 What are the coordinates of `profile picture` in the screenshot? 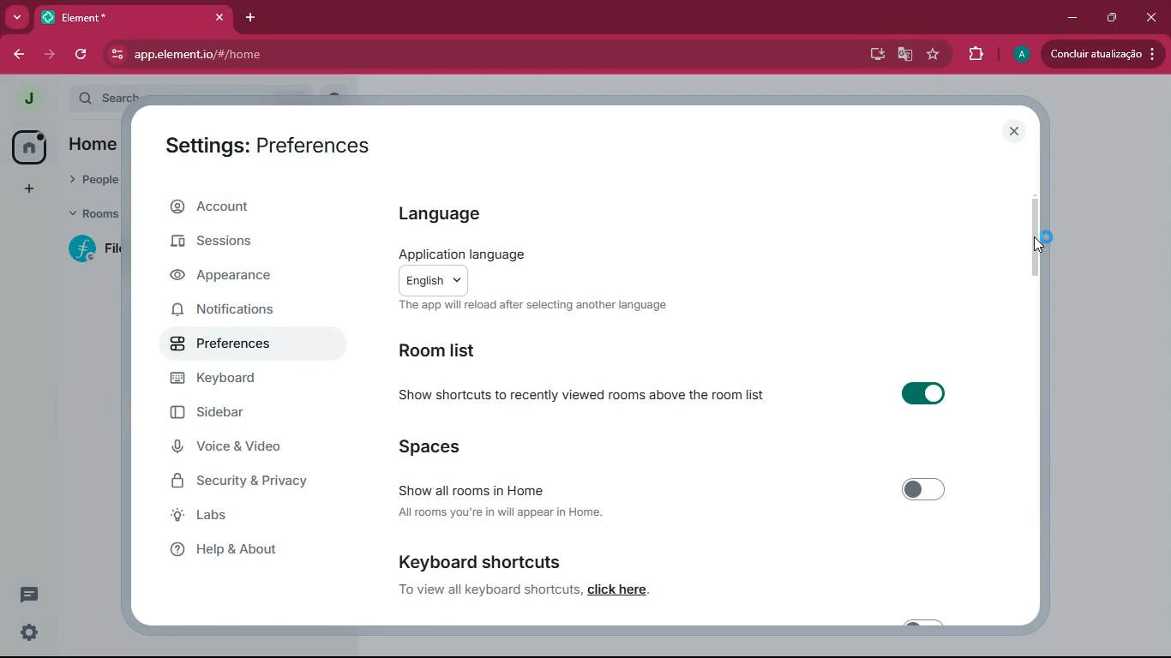 It's located at (31, 99).